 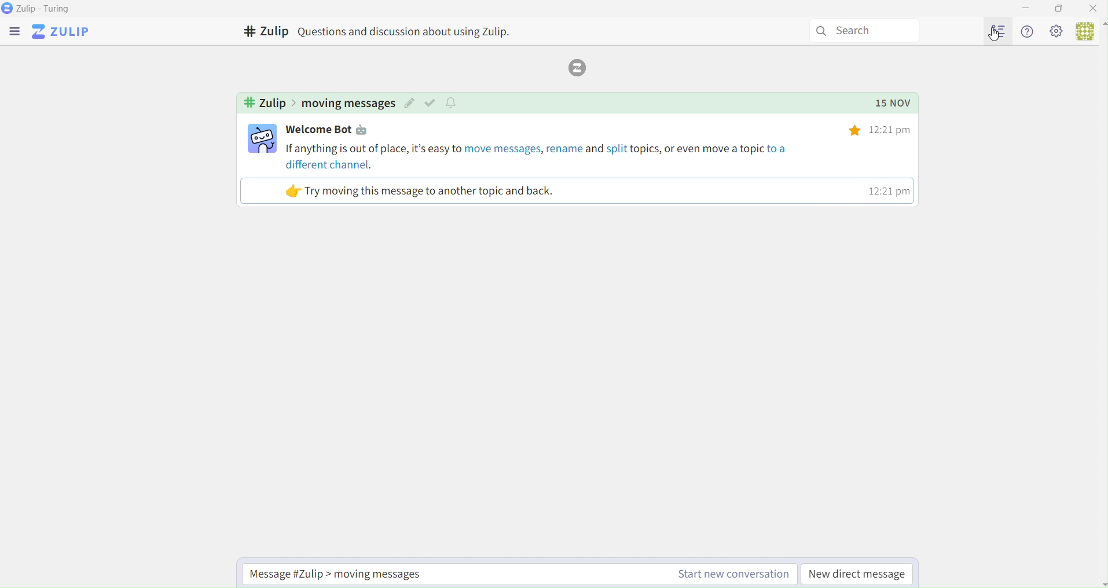 What do you see at coordinates (432, 102) in the screenshot?
I see `mark` at bounding box center [432, 102].